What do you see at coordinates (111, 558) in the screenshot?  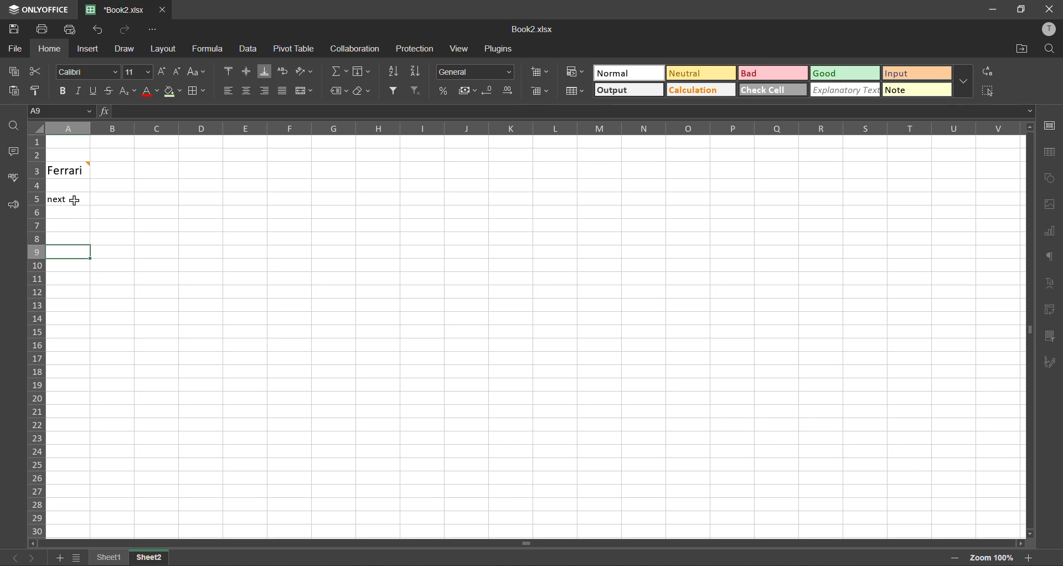 I see `sheet1` at bounding box center [111, 558].